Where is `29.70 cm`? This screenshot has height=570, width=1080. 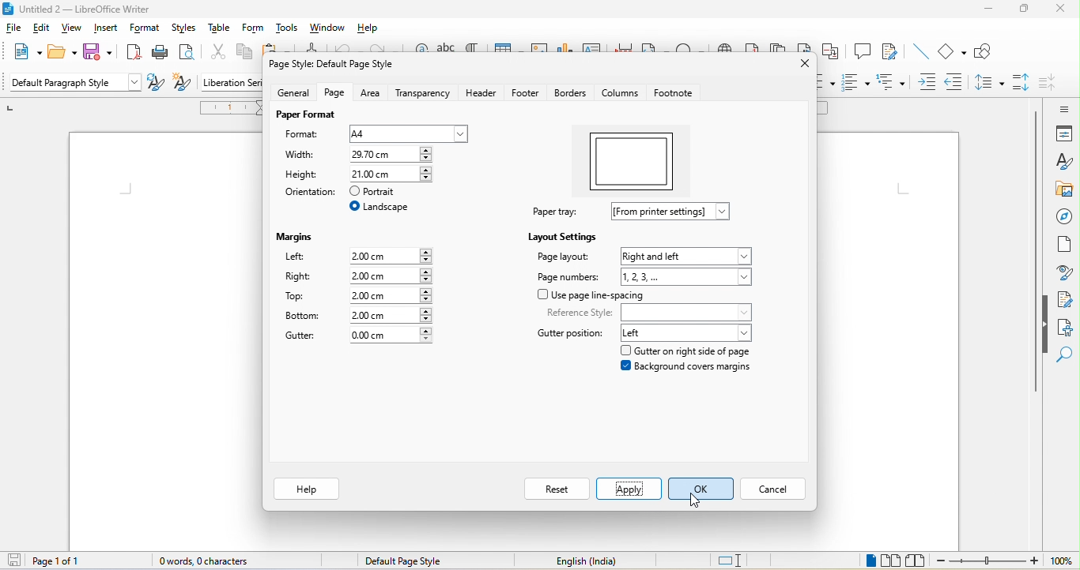
29.70 cm is located at coordinates (393, 174).